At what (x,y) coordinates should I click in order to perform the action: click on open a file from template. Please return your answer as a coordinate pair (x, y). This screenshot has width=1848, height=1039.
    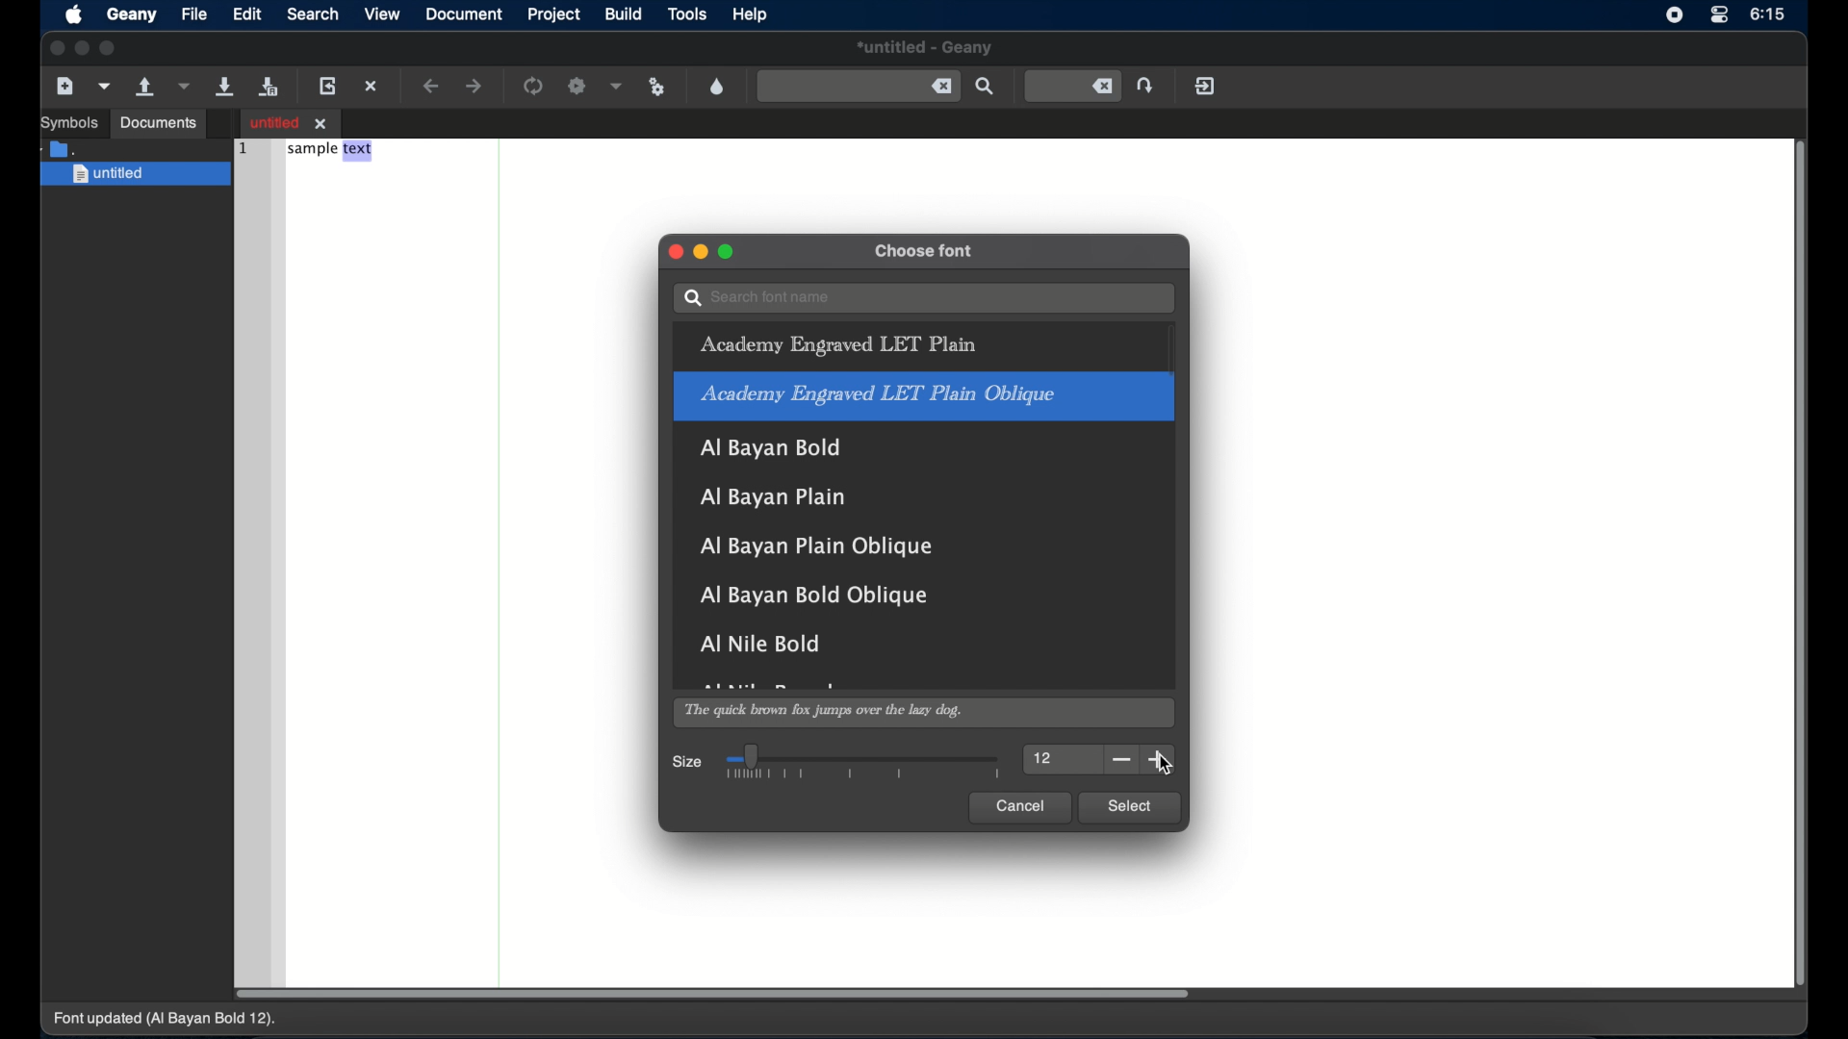
    Looking at the image, I should click on (107, 86).